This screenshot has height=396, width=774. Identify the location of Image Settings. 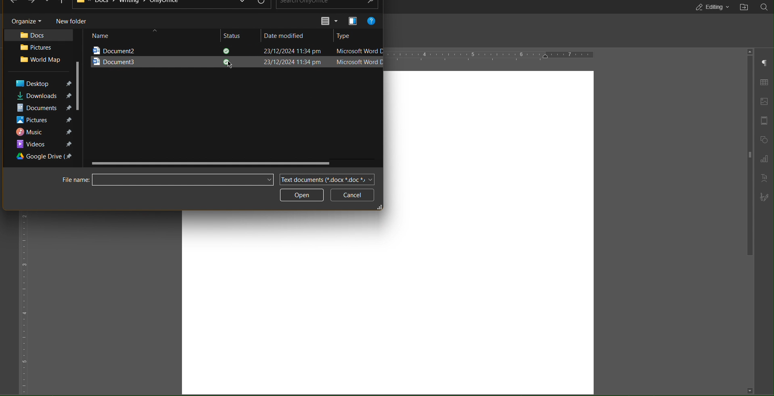
(766, 101).